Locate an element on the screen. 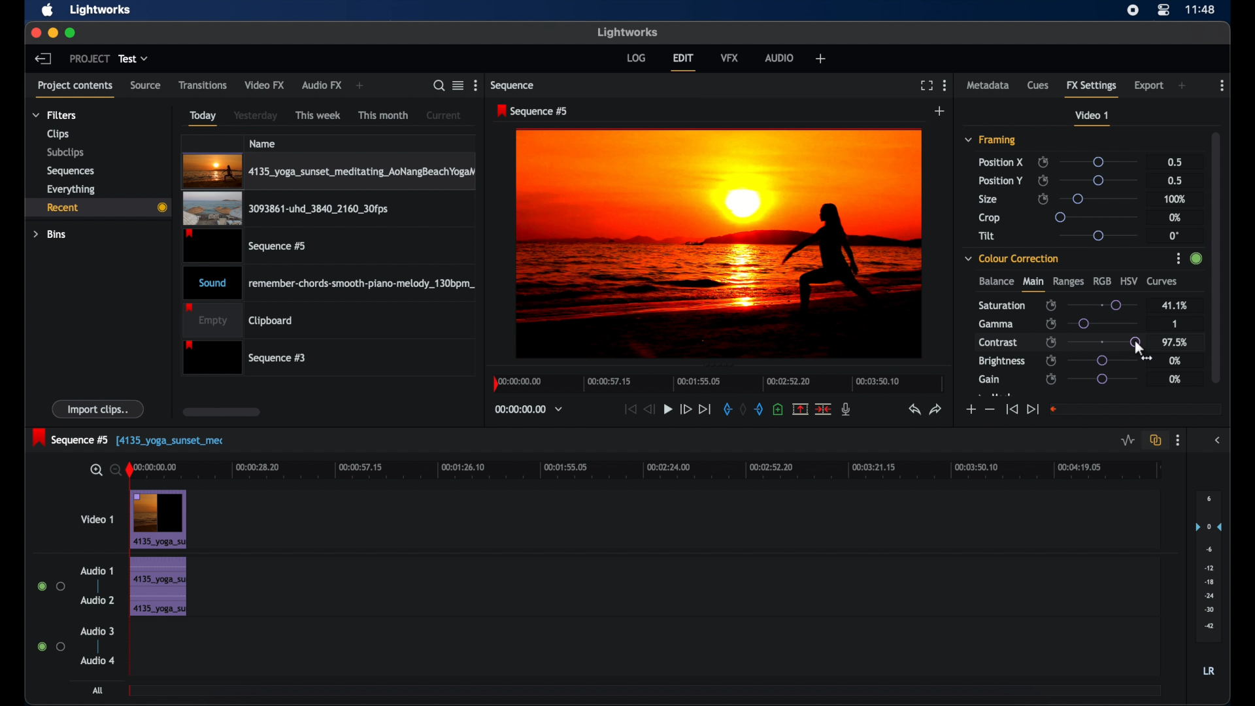 The image size is (1255, 706). bins is located at coordinates (50, 233).